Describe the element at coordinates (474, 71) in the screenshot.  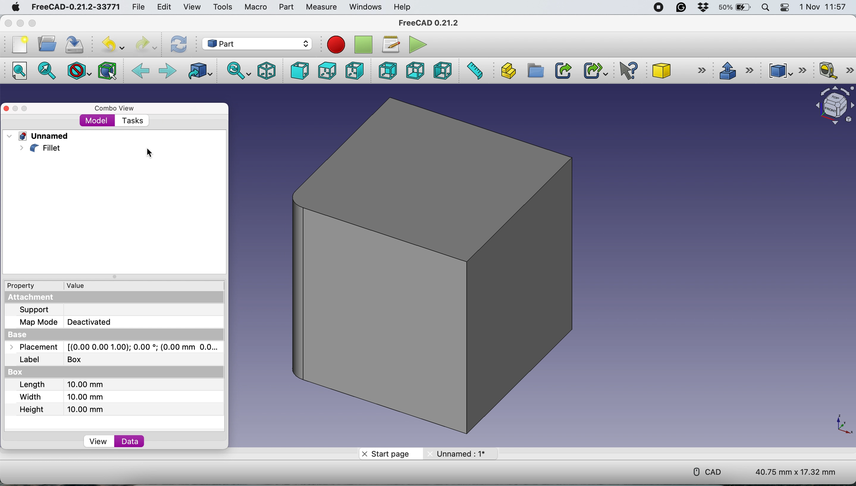
I see `measure distance` at that location.